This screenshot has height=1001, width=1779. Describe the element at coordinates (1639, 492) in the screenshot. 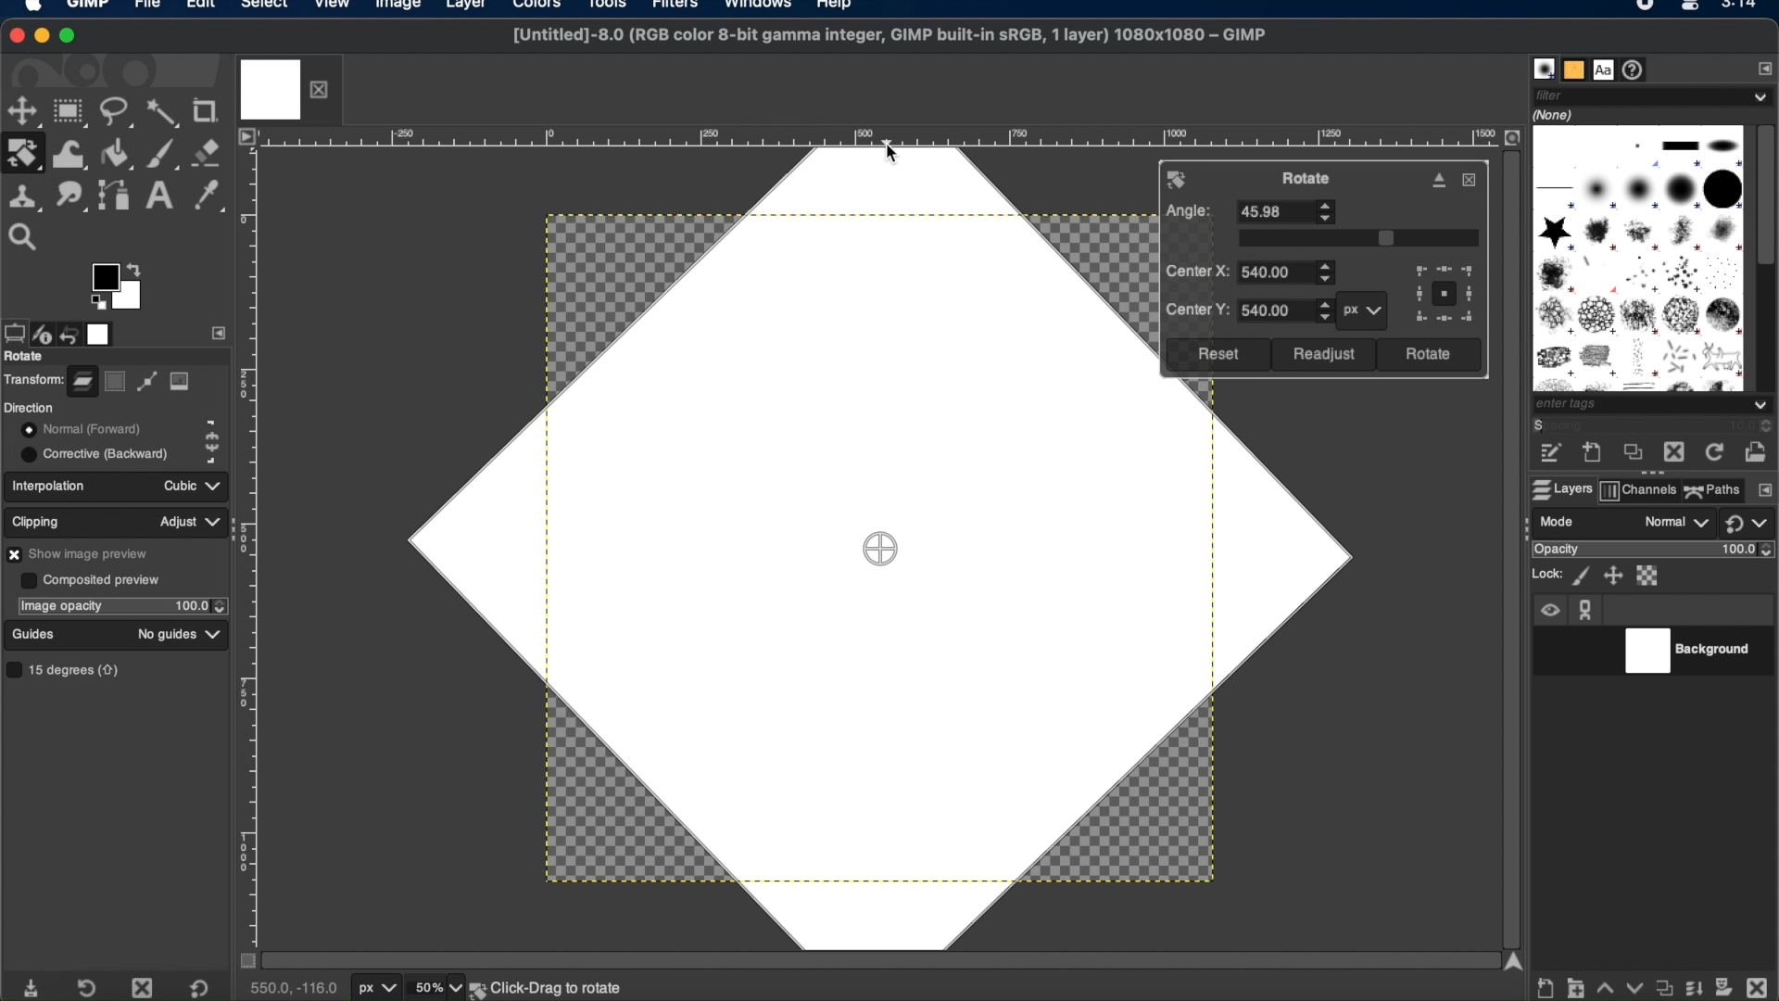

I see `channels` at that location.